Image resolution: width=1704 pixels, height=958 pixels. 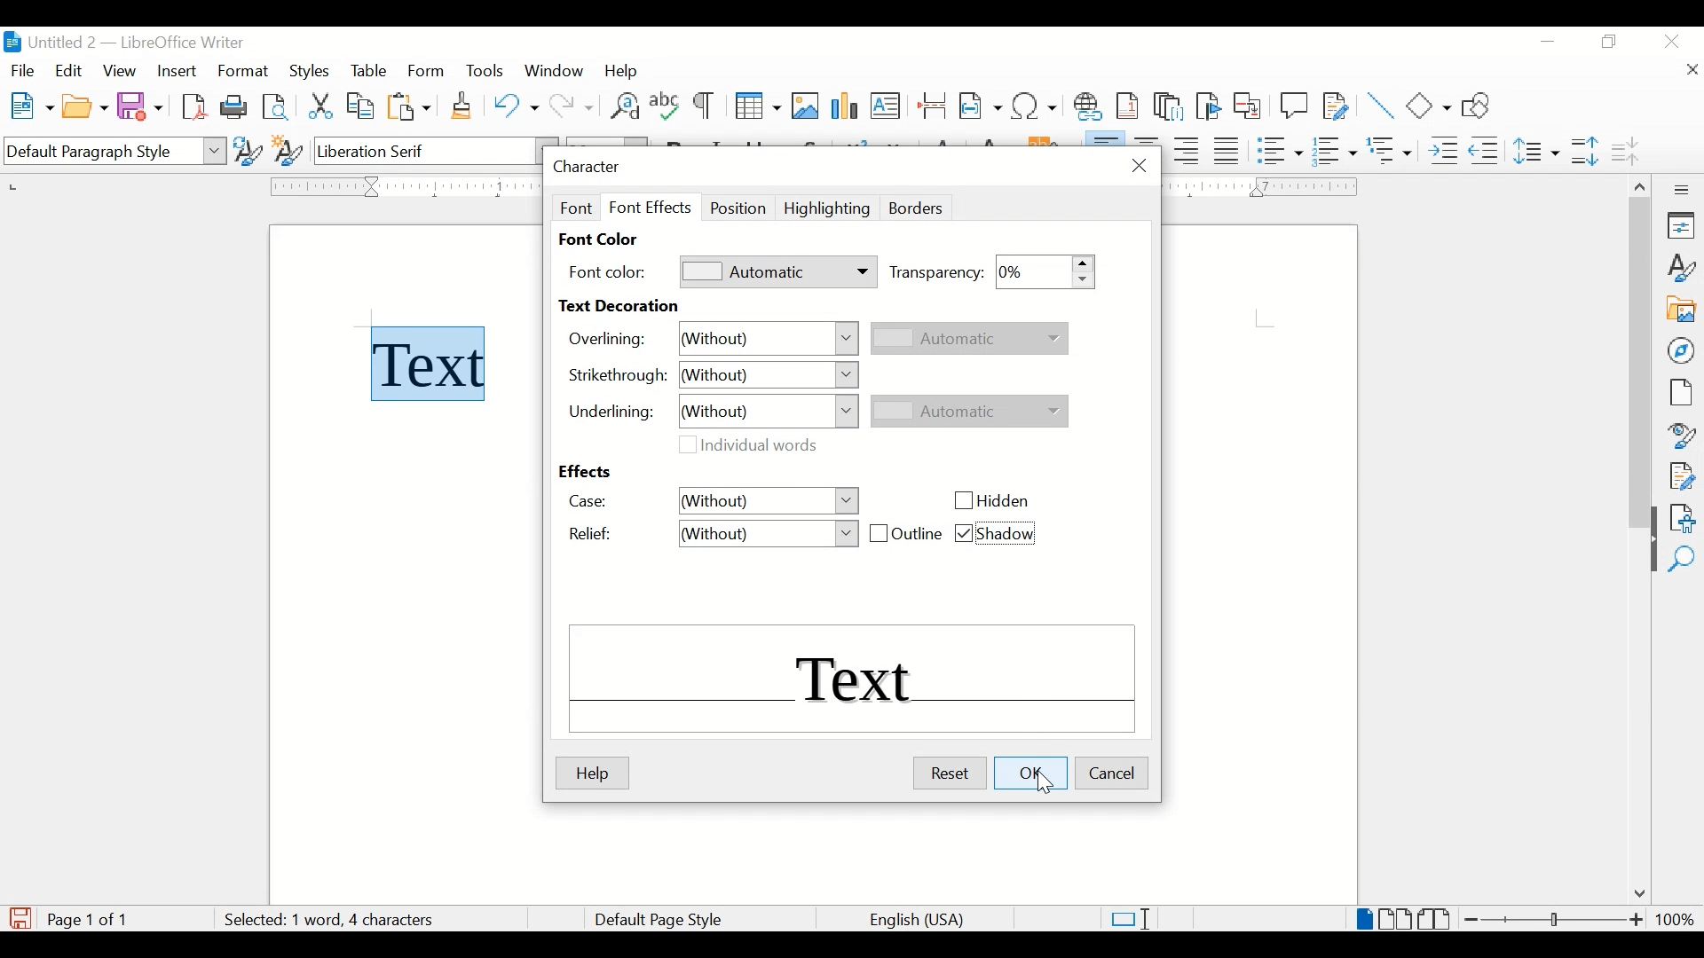 I want to click on without dropdown menu, so click(x=769, y=411).